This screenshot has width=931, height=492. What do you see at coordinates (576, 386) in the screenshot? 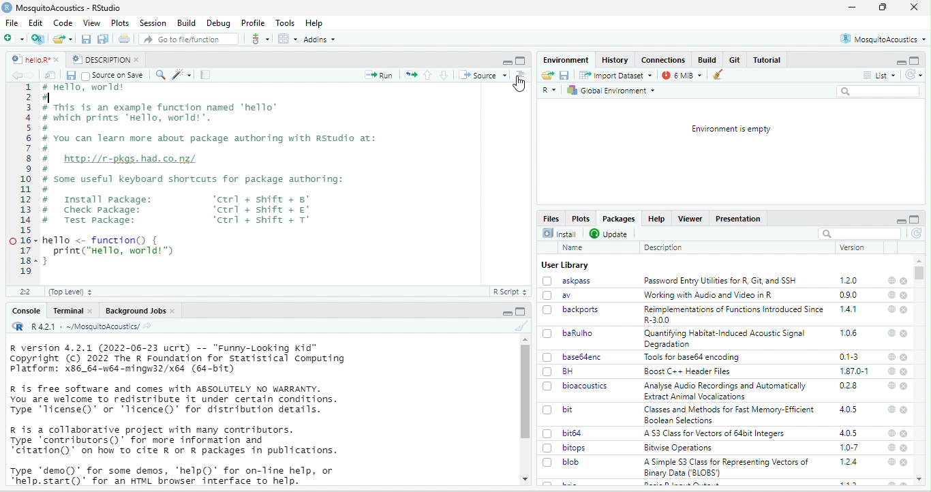
I see `bioacoustics` at bounding box center [576, 386].